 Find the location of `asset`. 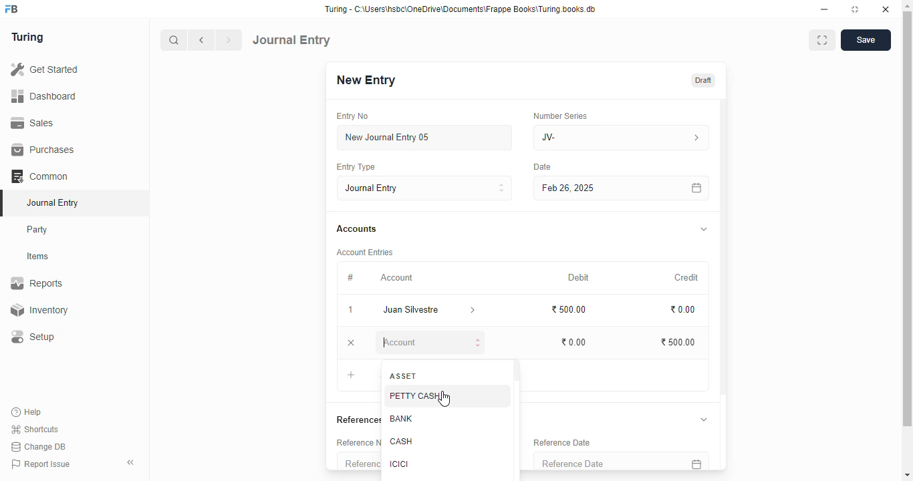

asset is located at coordinates (405, 376).